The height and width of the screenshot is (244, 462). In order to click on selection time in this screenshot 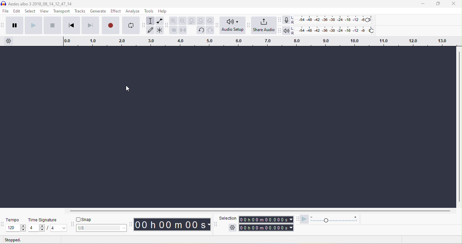, I will do `click(263, 220)`.